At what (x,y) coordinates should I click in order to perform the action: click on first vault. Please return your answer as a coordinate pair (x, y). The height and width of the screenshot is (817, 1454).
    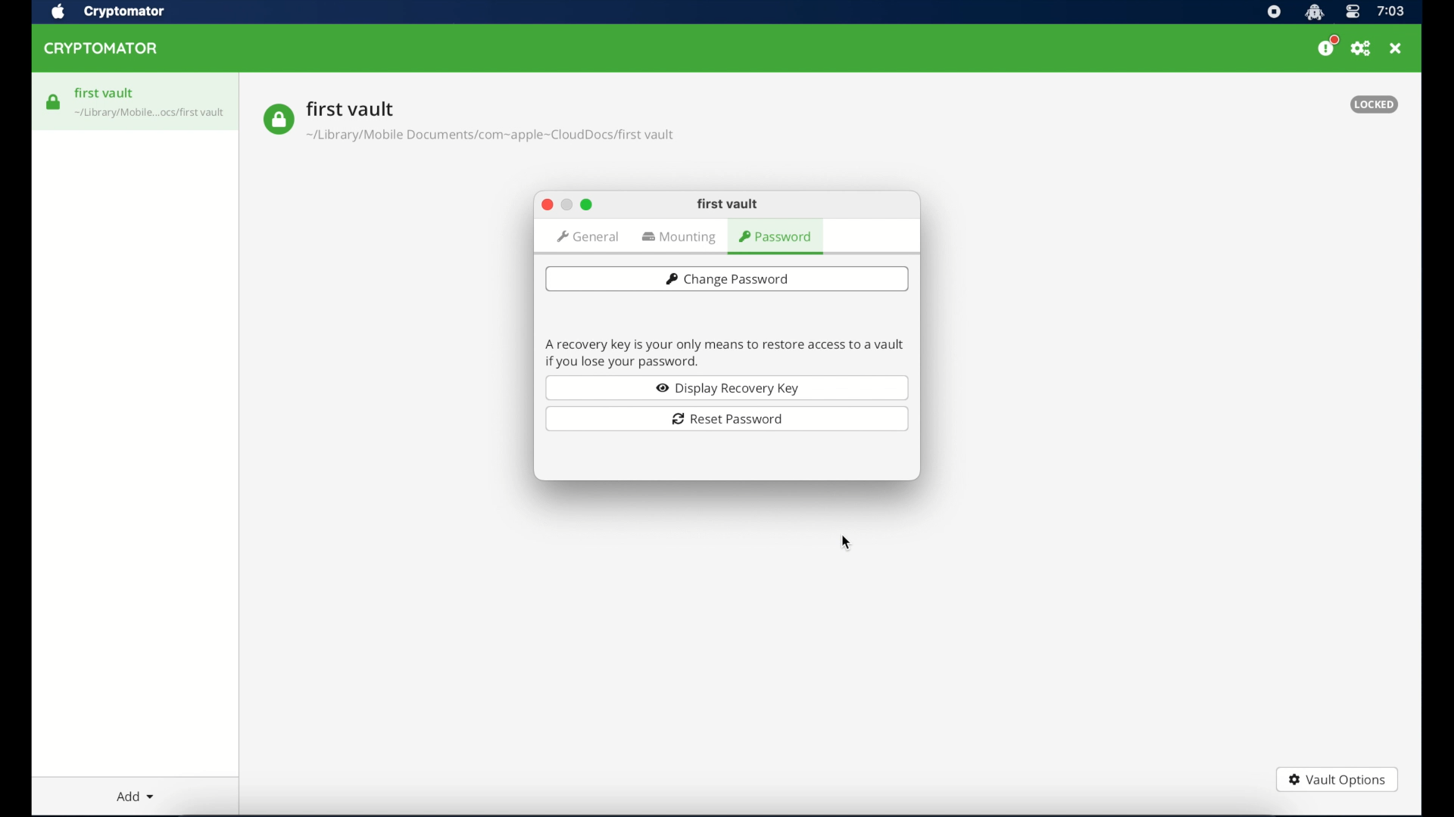
    Looking at the image, I should click on (728, 204).